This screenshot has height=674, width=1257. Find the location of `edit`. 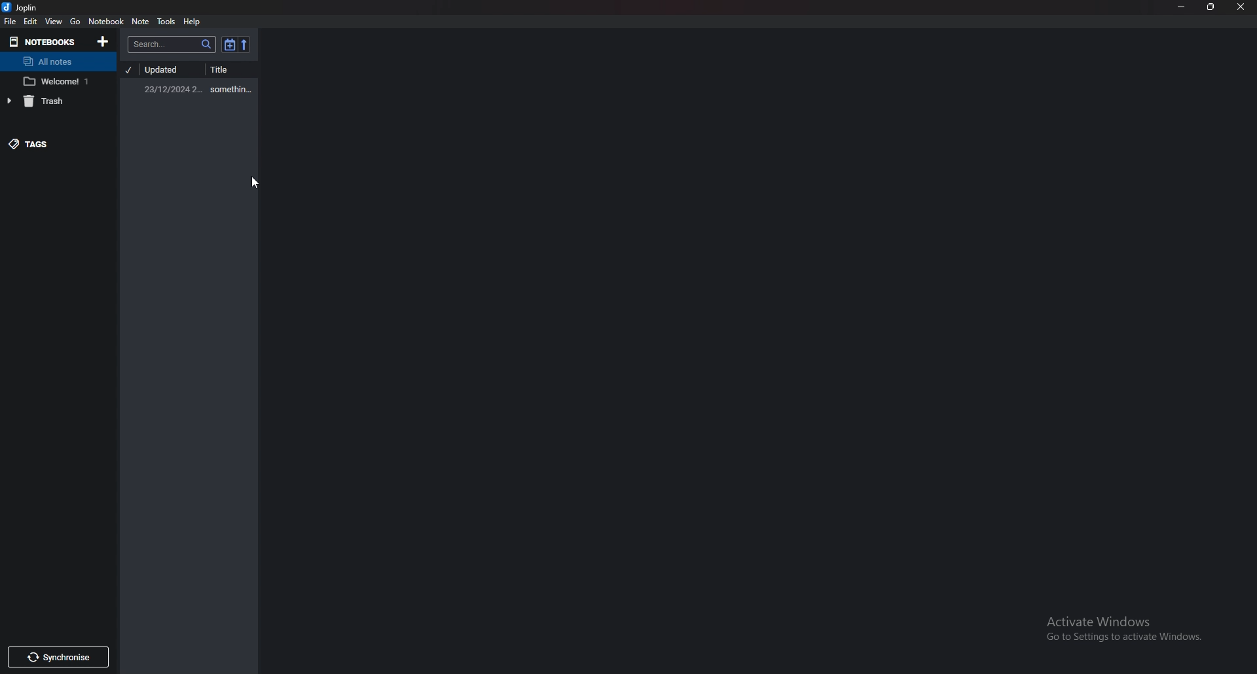

edit is located at coordinates (32, 22).